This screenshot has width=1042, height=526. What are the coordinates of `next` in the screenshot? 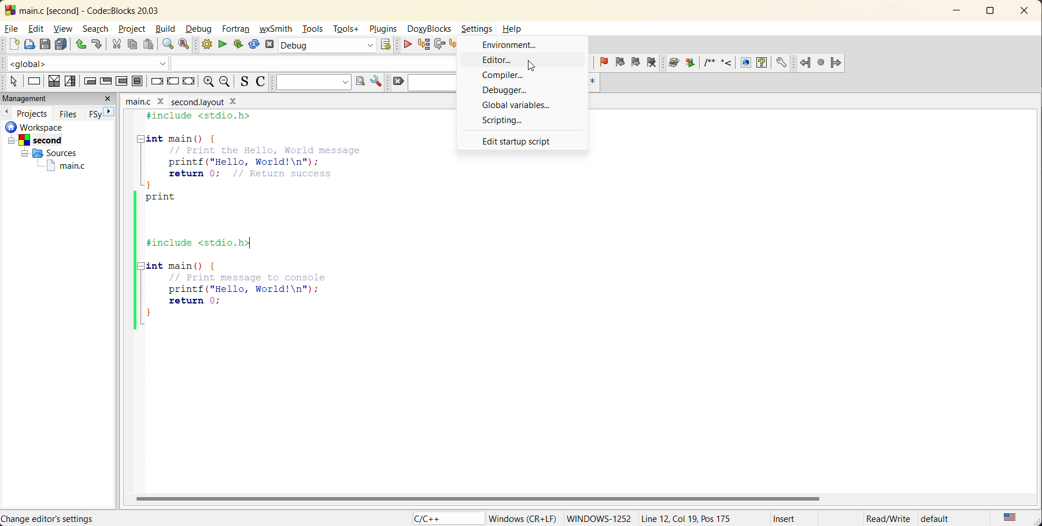 It's located at (110, 112).